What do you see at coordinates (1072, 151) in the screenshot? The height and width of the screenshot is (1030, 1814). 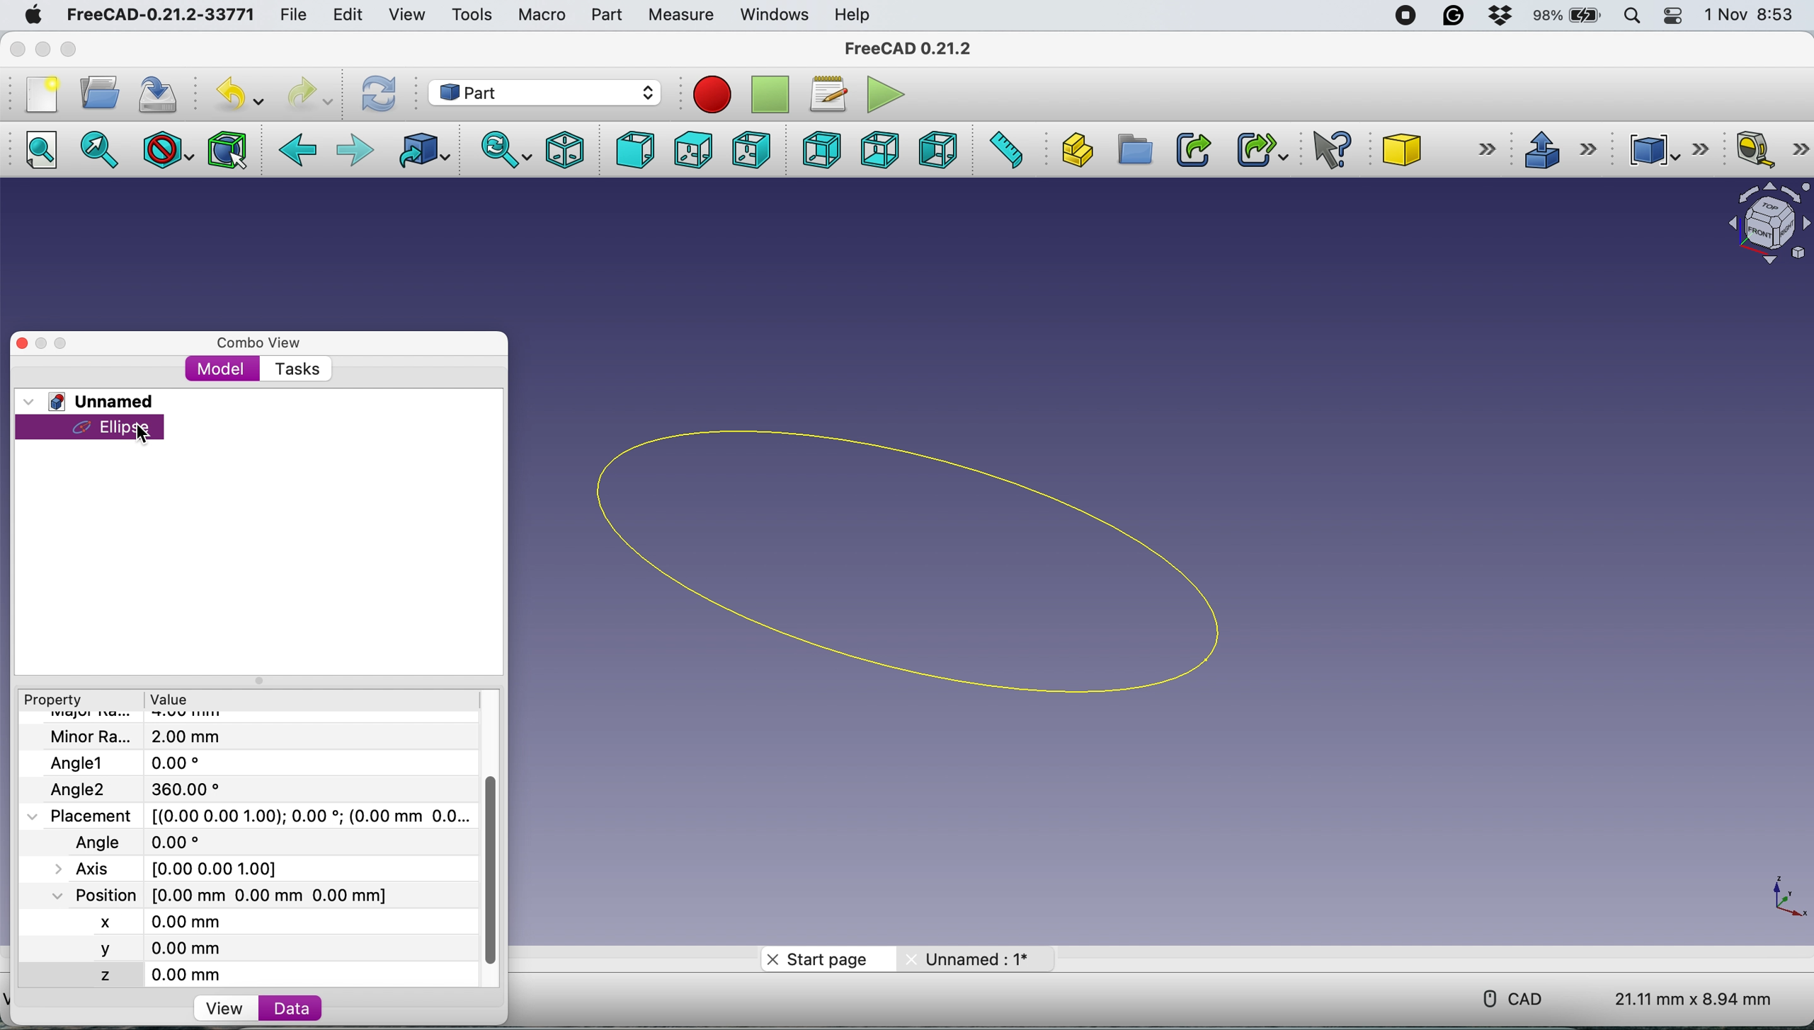 I see `create part` at bounding box center [1072, 151].